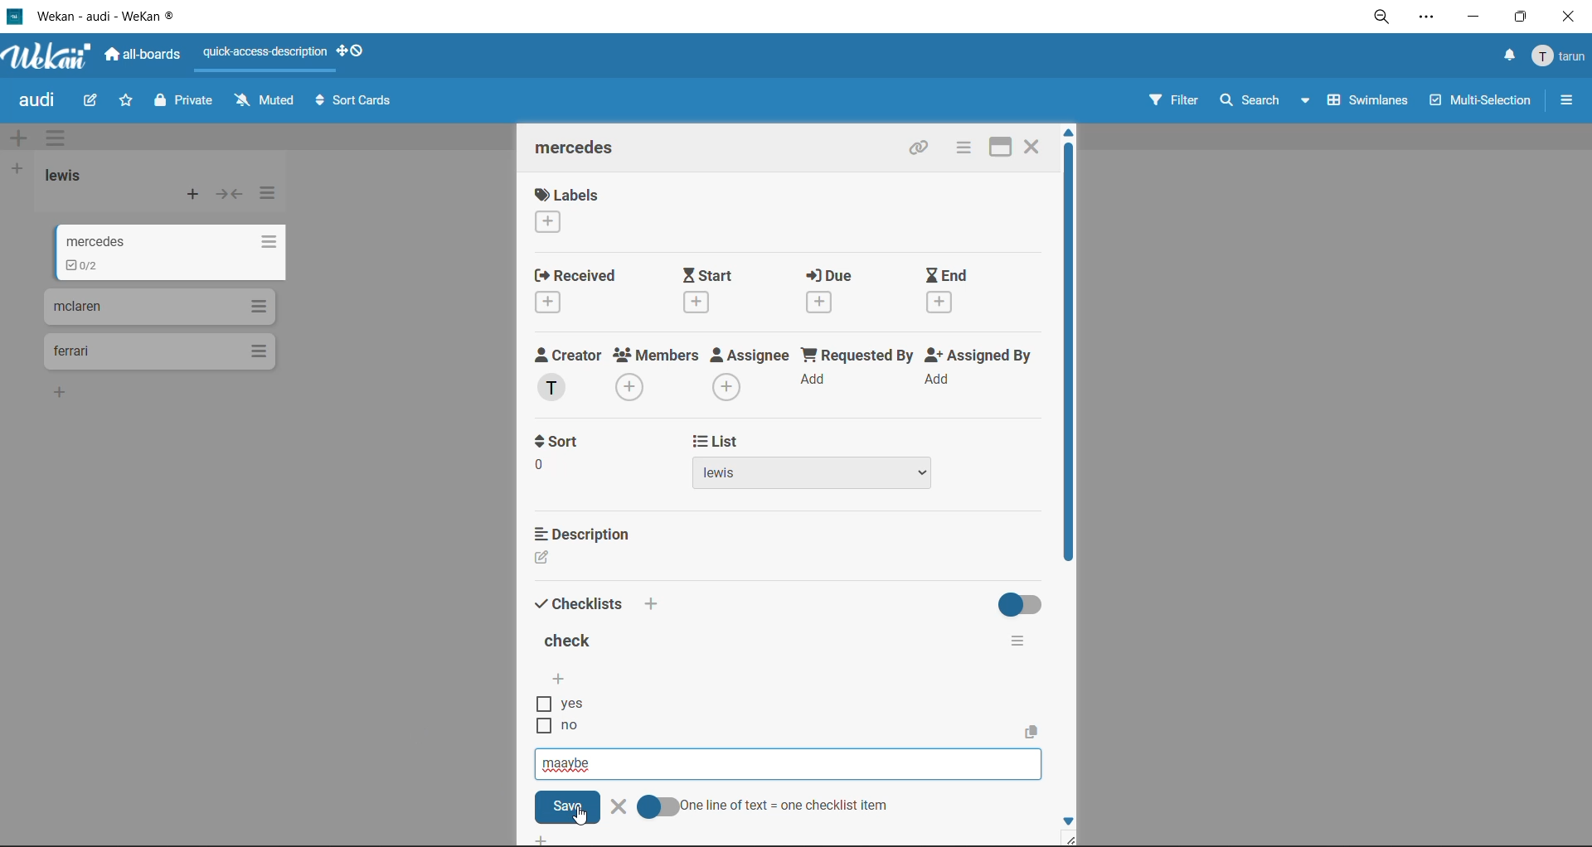  I want to click on Checbox, so click(541, 704).